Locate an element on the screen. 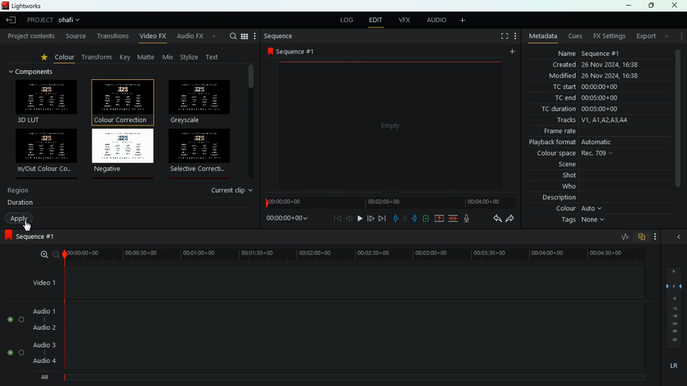 This screenshot has height=386, width=687. mix is located at coordinates (169, 57).